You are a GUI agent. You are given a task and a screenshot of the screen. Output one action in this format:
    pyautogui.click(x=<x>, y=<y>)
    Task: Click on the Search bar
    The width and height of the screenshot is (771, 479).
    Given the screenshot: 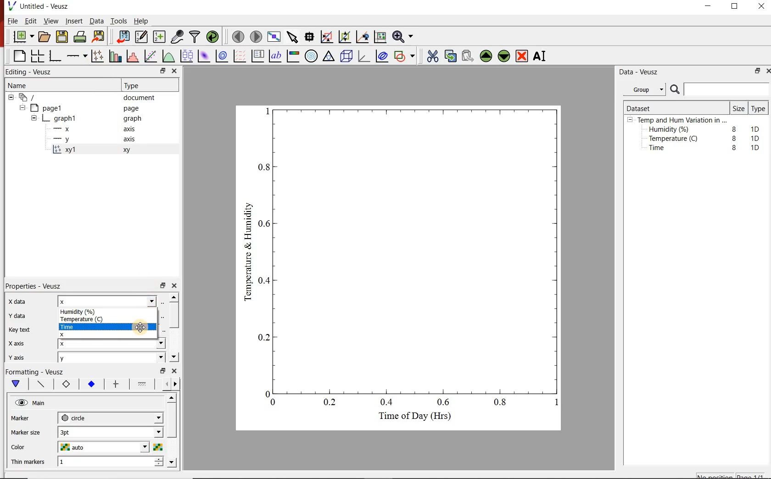 What is the action you would take?
    pyautogui.click(x=720, y=89)
    